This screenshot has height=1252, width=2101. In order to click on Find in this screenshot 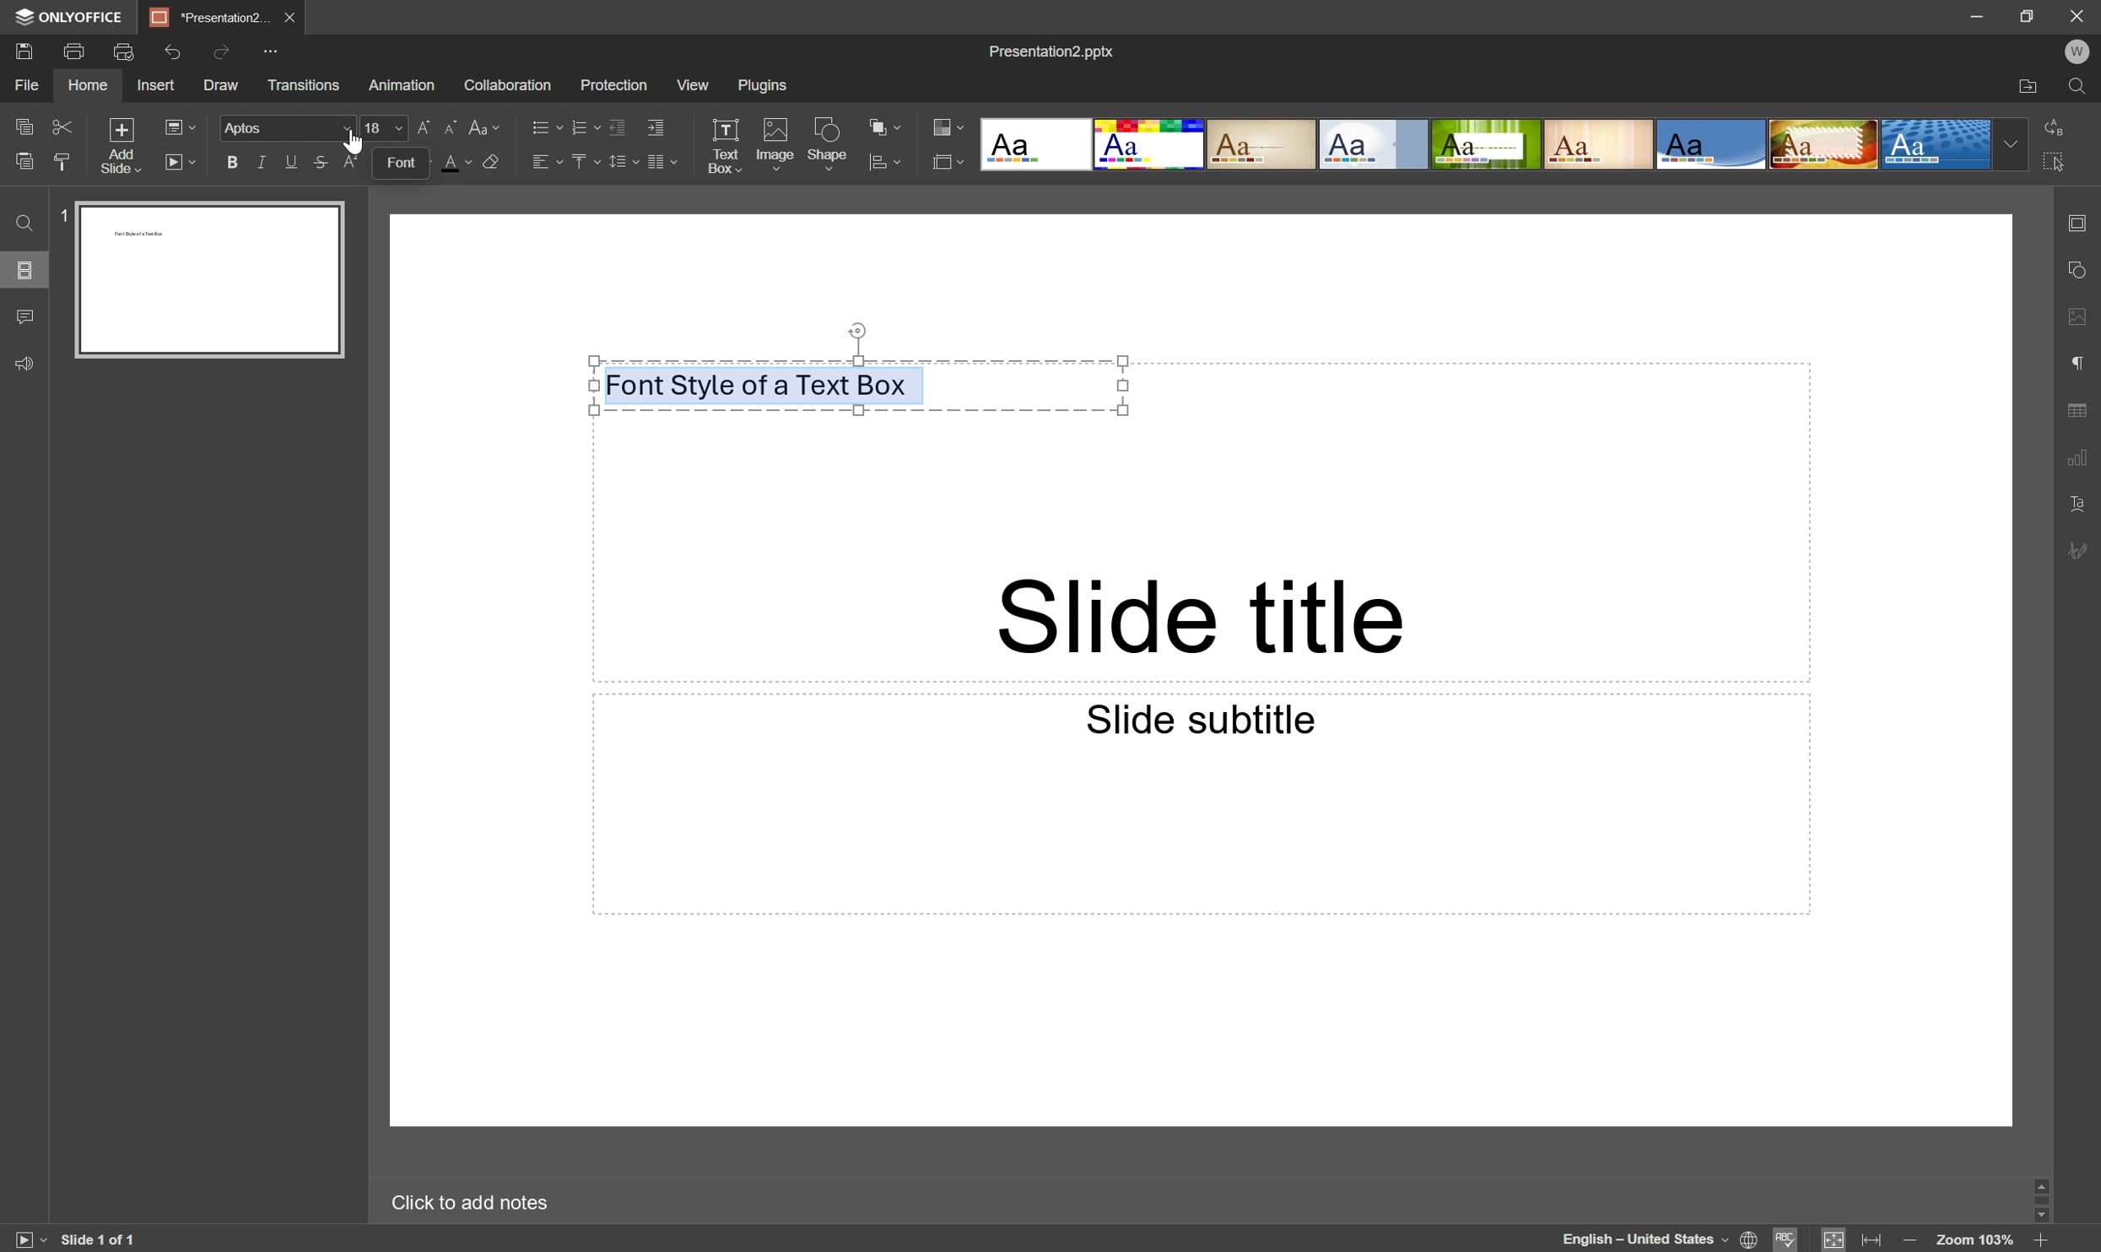, I will do `click(25, 220)`.